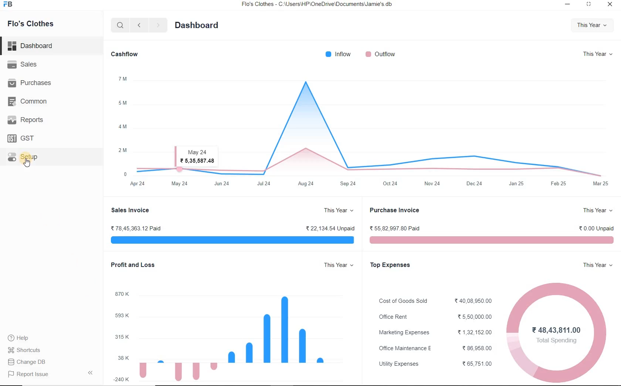 The width and height of the screenshot is (621, 386). I want to click on This Year , so click(593, 26).